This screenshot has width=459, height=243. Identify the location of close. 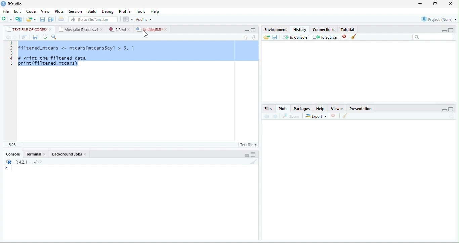
(129, 30).